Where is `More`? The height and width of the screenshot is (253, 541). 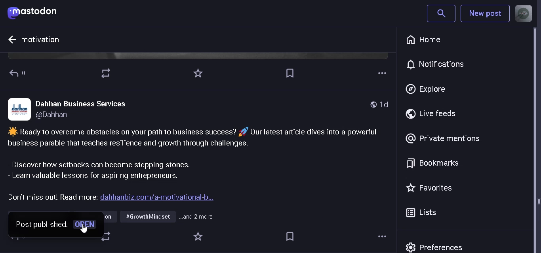 More is located at coordinates (380, 74).